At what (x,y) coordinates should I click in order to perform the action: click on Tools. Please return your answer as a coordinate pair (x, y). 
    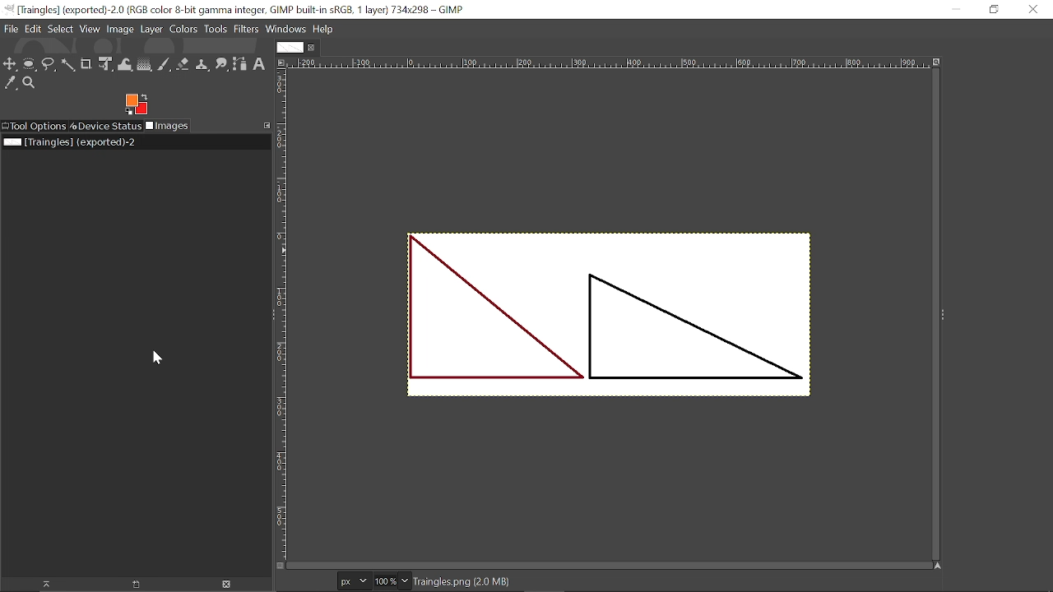
    Looking at the image, I should click on (216, 30).